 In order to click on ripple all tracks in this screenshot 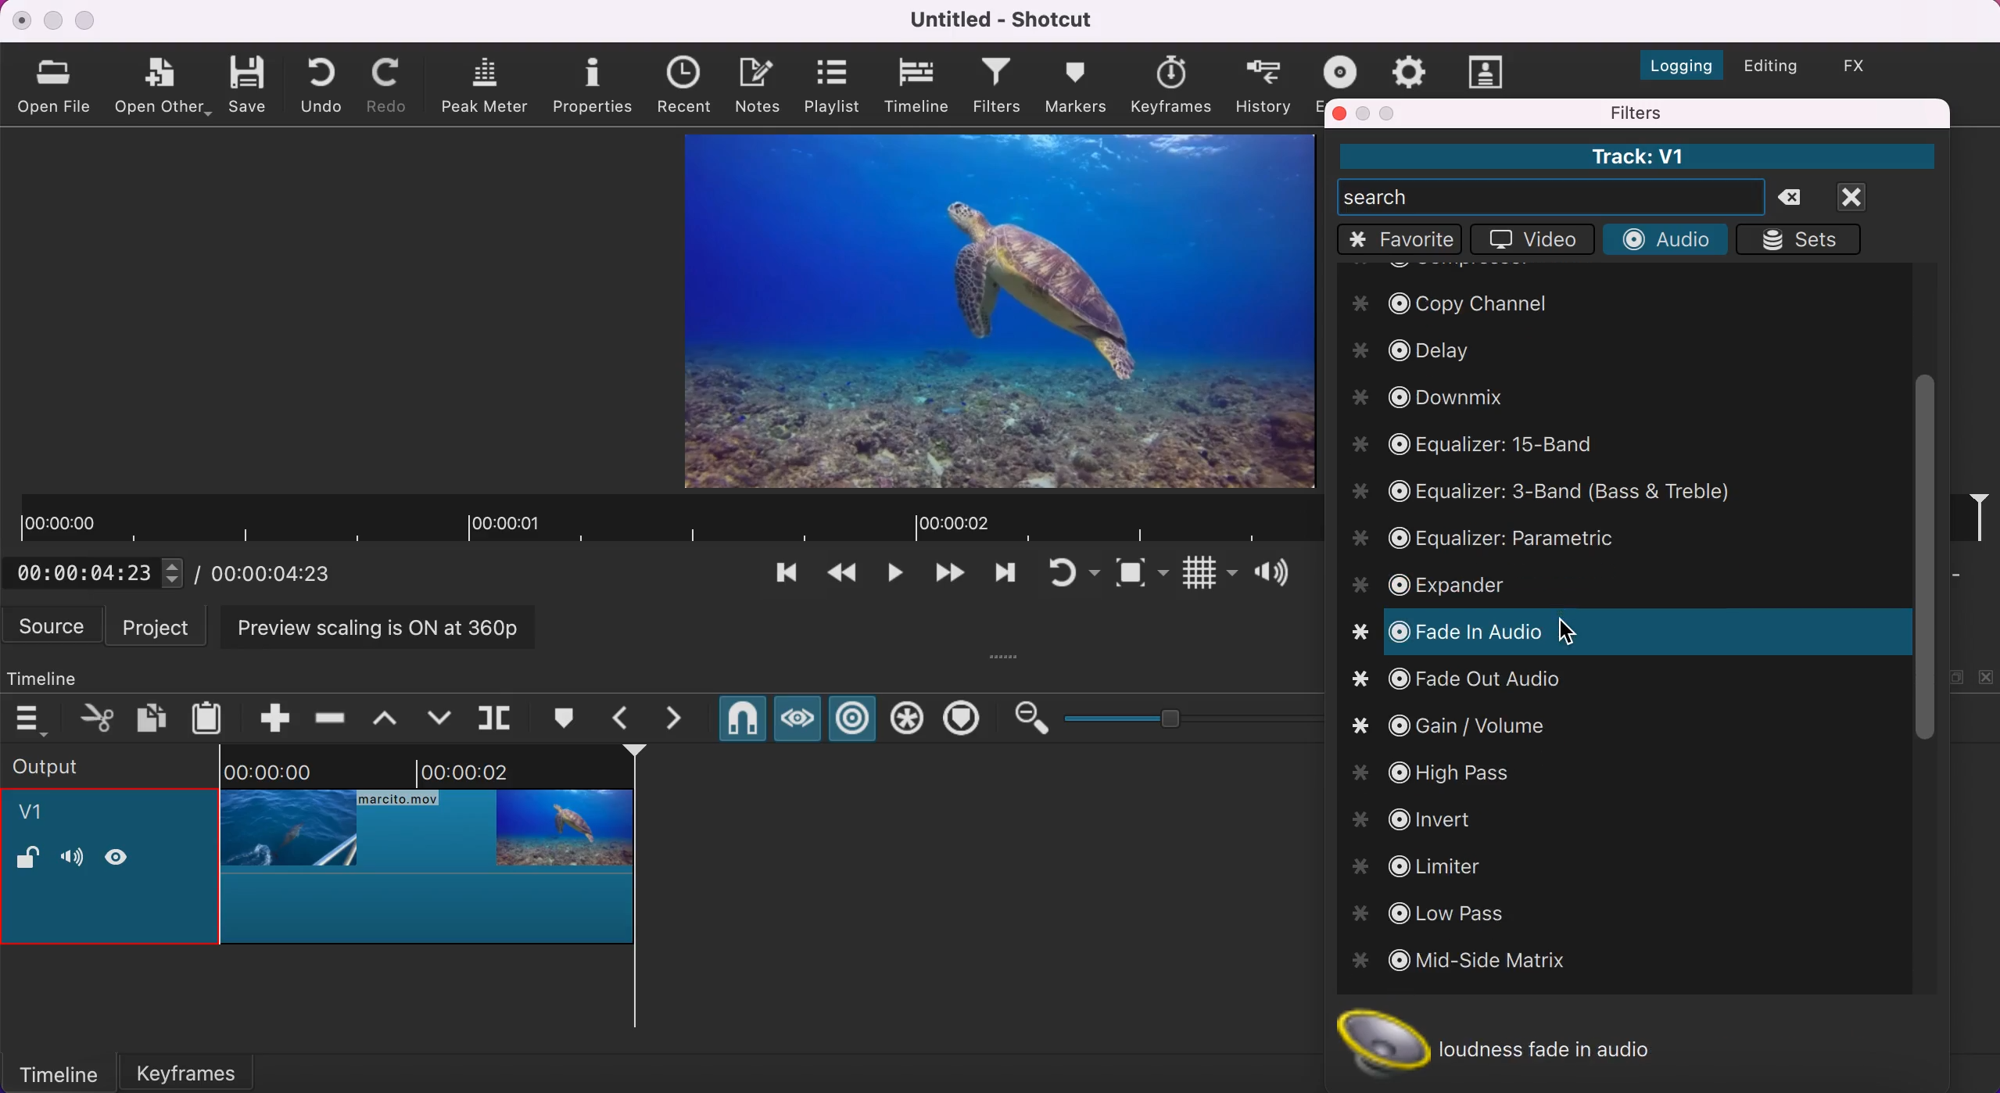, I will do `click(908, 721)`.